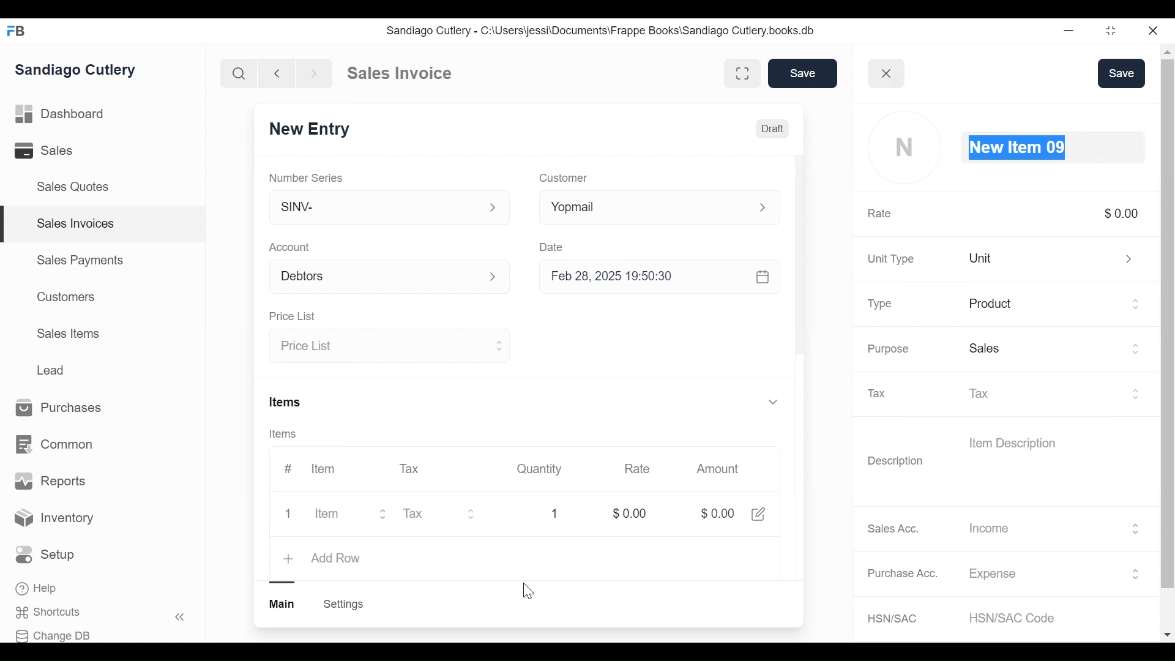 The height and width of the screenshot is (661, 1175). I want to click on Sandiago Cutlery, so click(79, 70).